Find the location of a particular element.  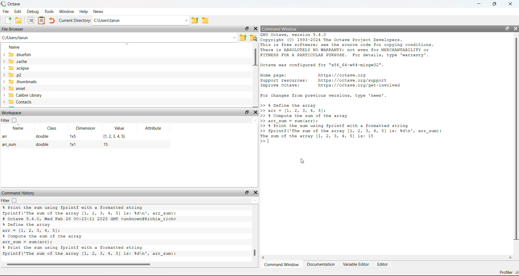

C:/Users/tarun  is located at coordinates (119, 38).